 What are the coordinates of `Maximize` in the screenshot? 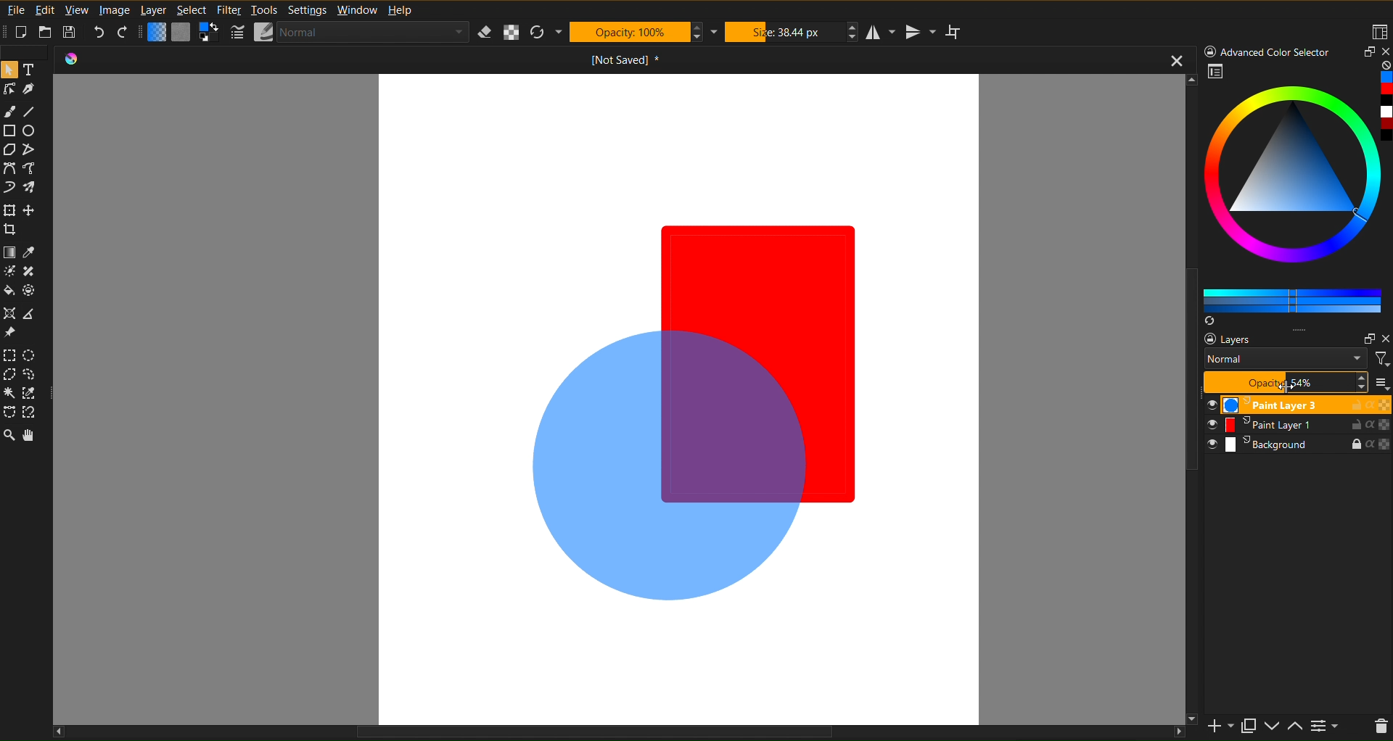 It's located at (1365, 337).